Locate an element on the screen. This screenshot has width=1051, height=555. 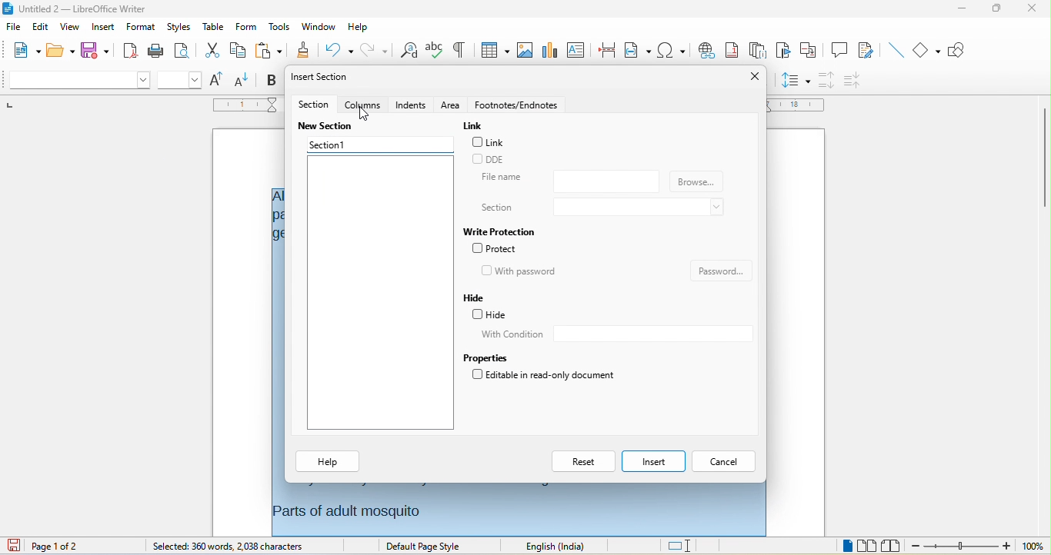
toggle formatting marks is located at coordinates (459, 48).